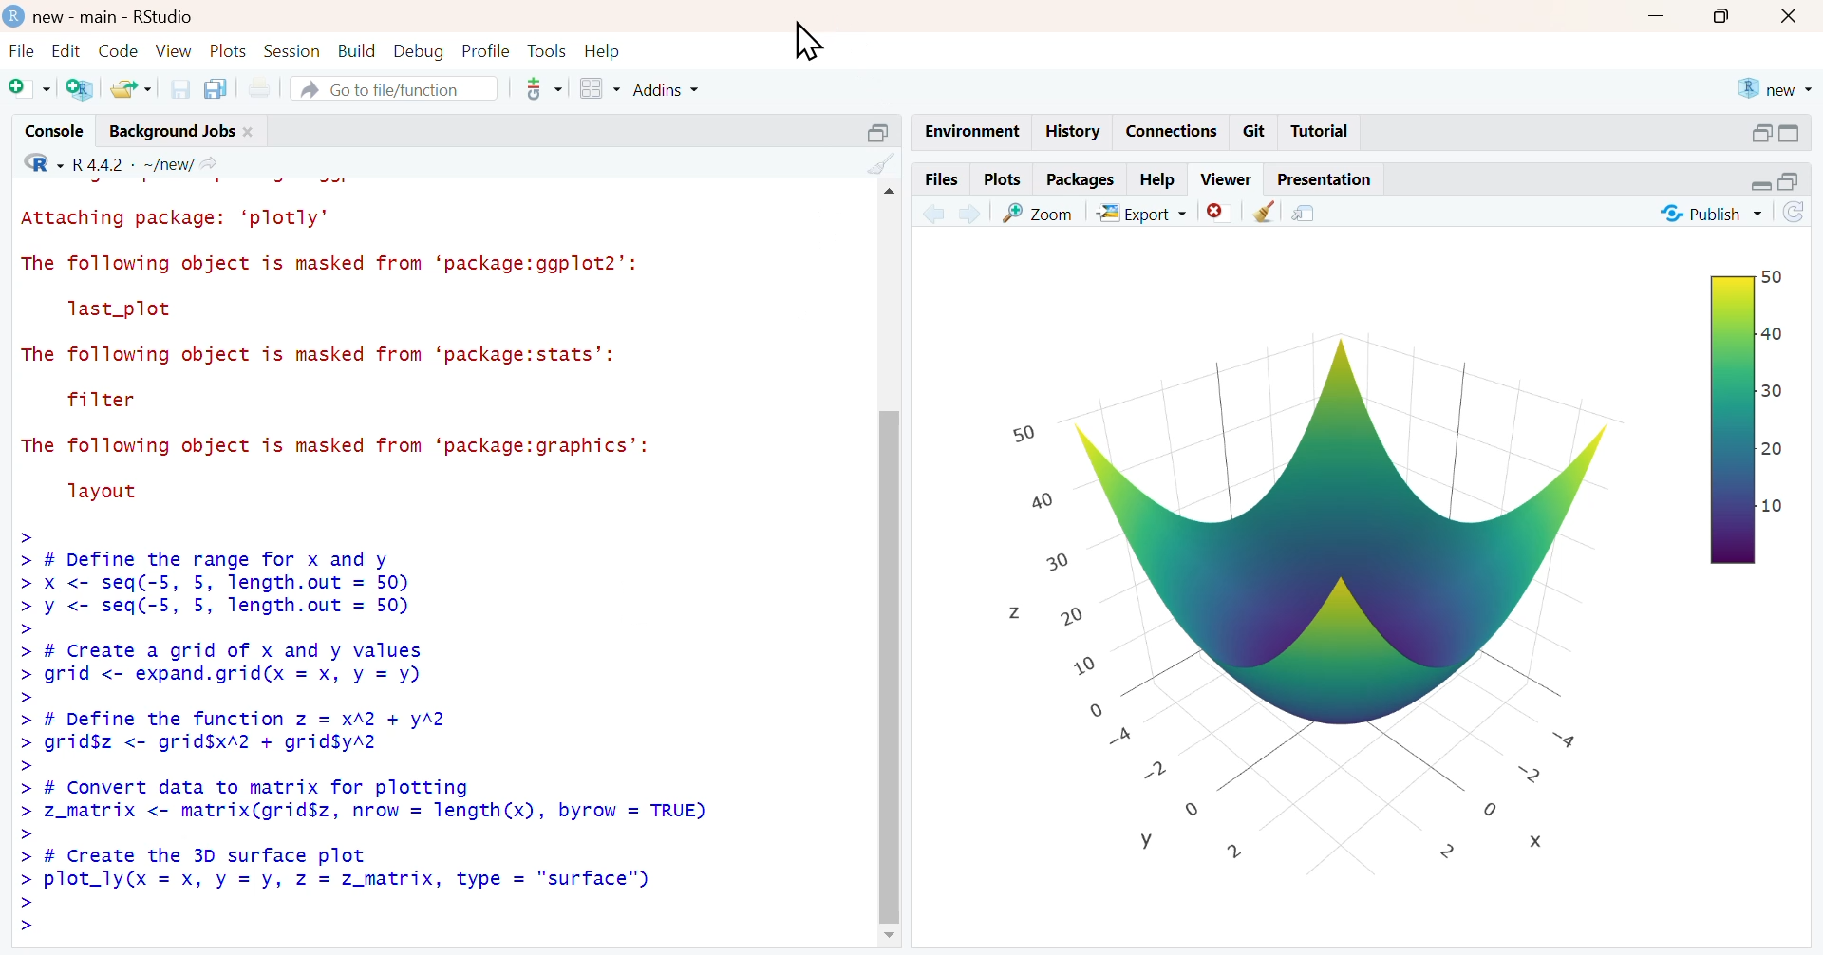 Image resolution: width=1823 pixels, height=955 pixels. Describe the element at coordinates (342, 263) in the screenshot. I see `The following object is masked from ‘package:ggplot2’:` at that location.